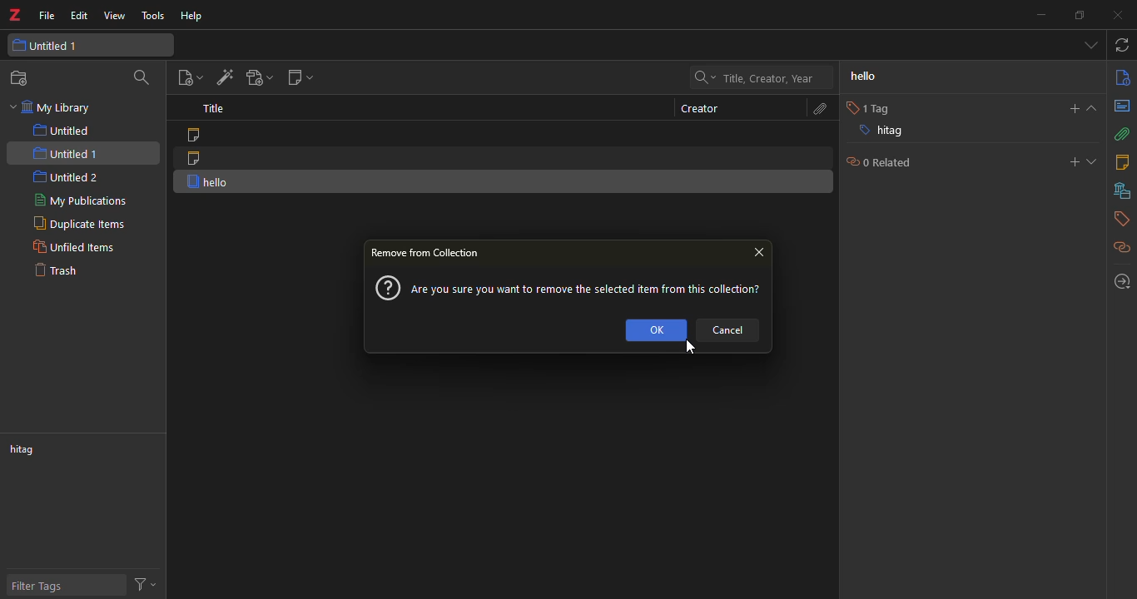 This screenshot has height=599, width=1137. Describe the element at coordinates (78, 17) in the screenshot. I see `edit` at that location.